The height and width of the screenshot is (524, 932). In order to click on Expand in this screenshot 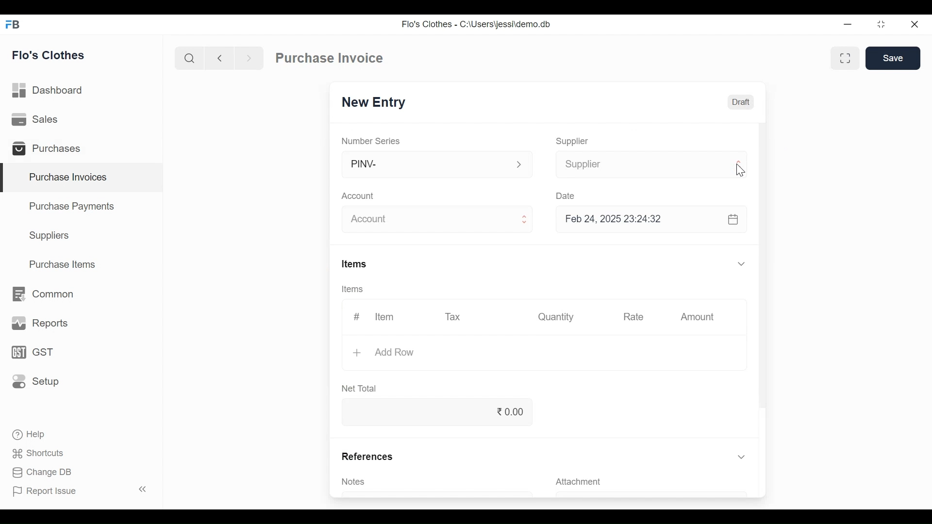, I will do `click(523, 220)`.